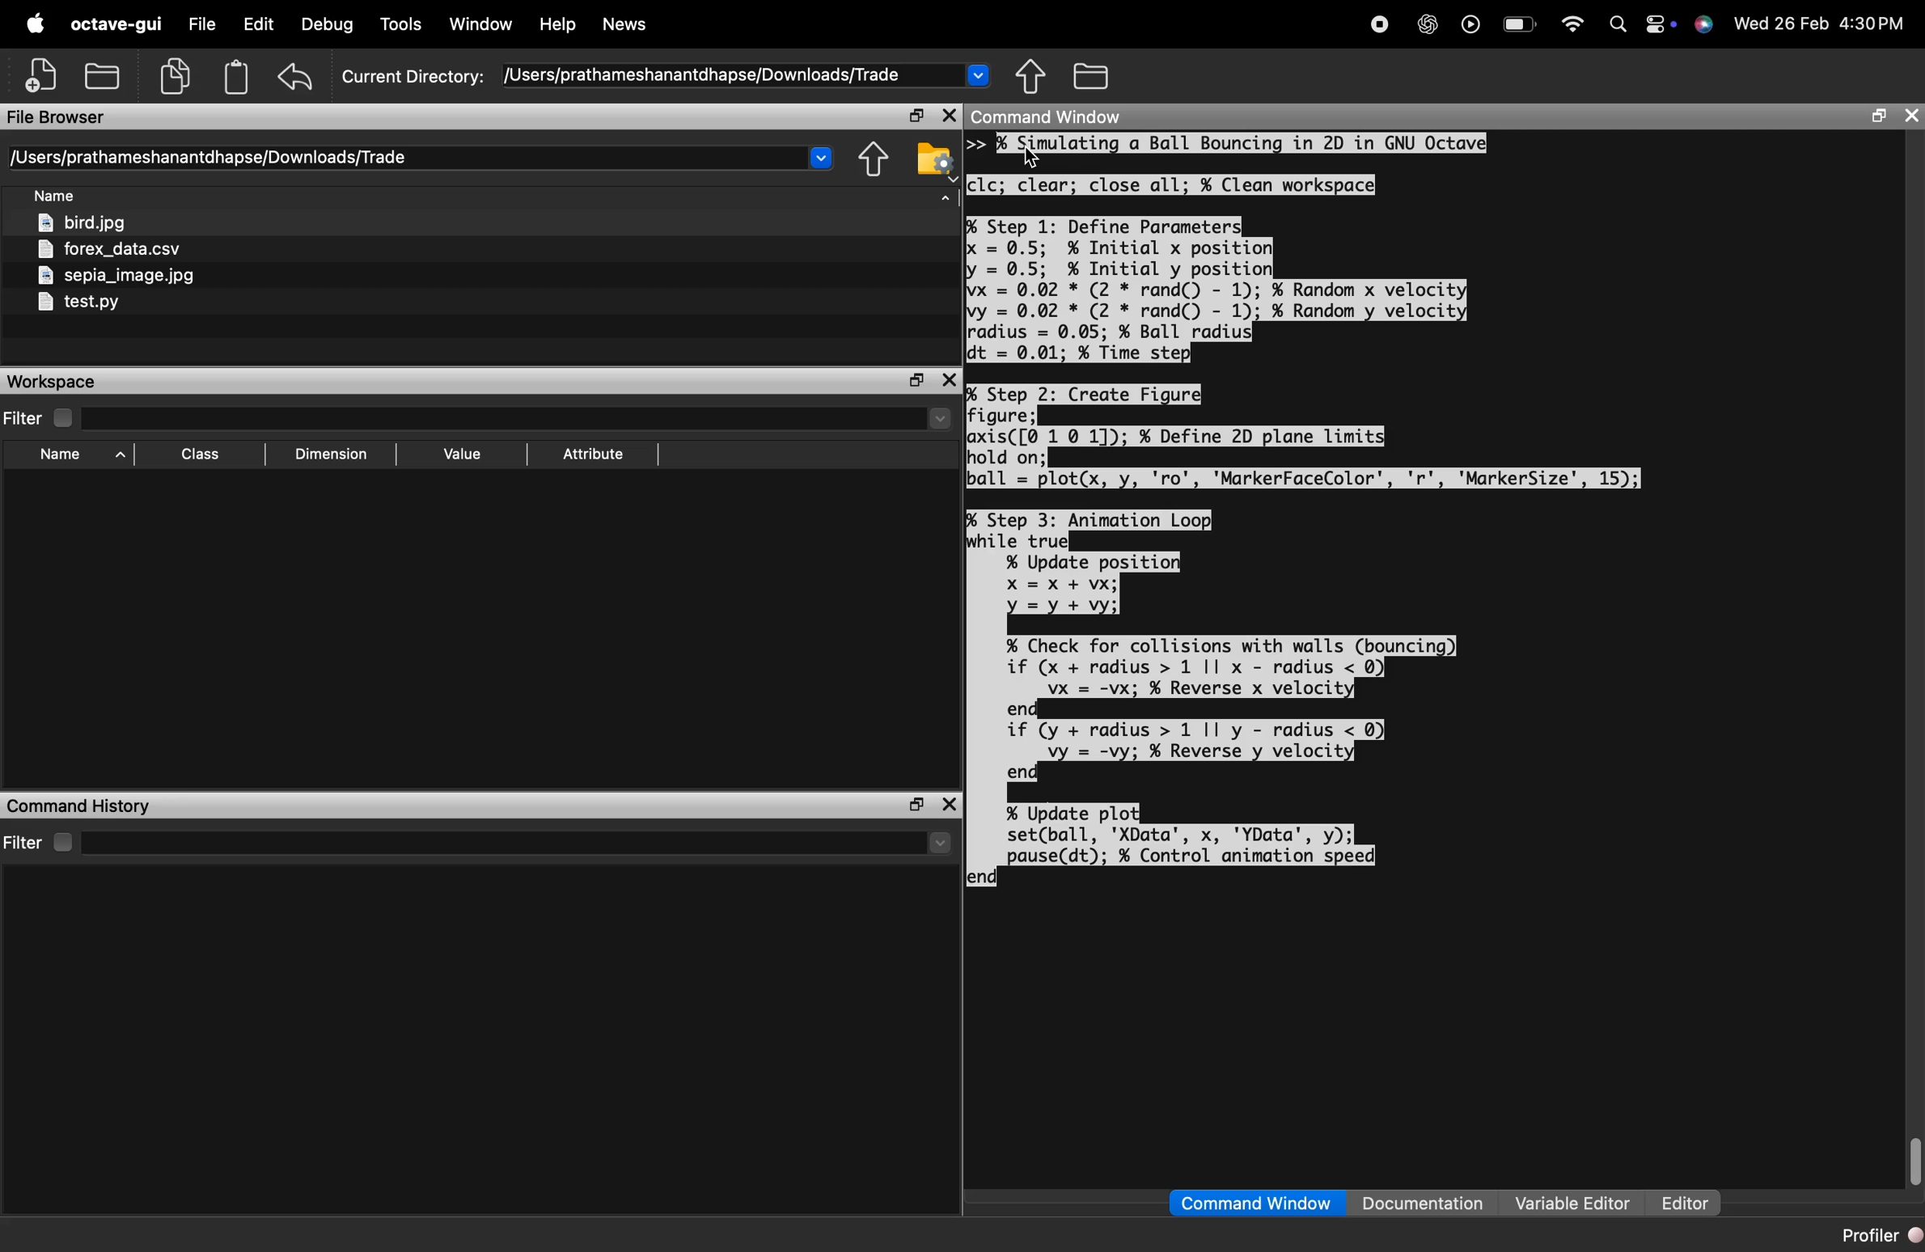  I want to click on command window, so click(1050, 116).